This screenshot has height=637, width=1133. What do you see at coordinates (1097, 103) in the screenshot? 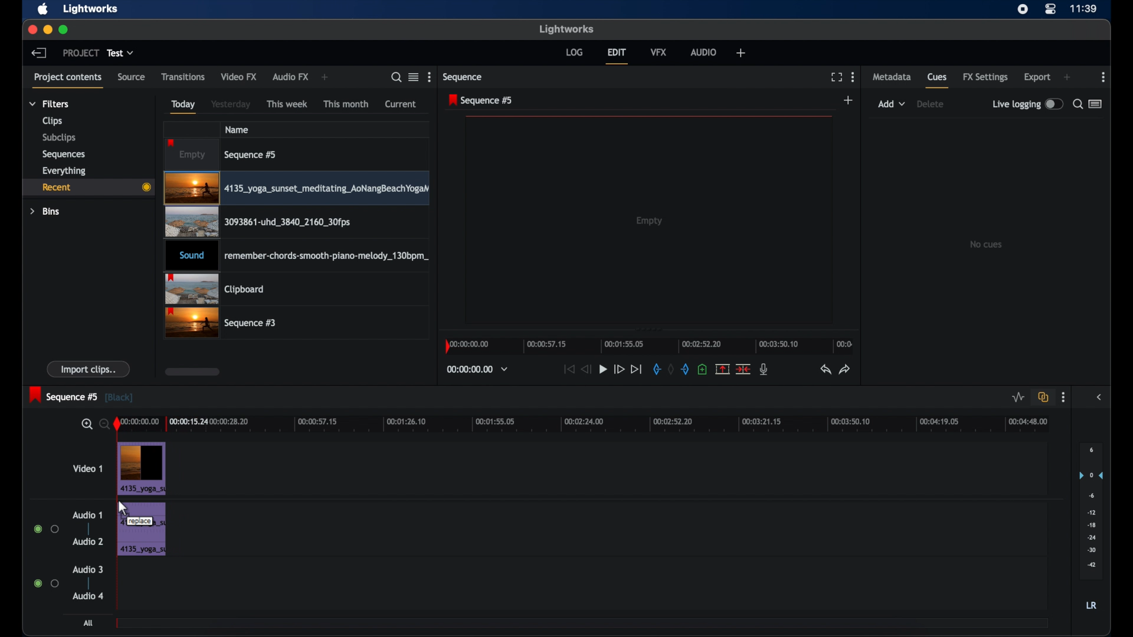
I see `toggle list or logger view` at bounding box center [1097, 103].